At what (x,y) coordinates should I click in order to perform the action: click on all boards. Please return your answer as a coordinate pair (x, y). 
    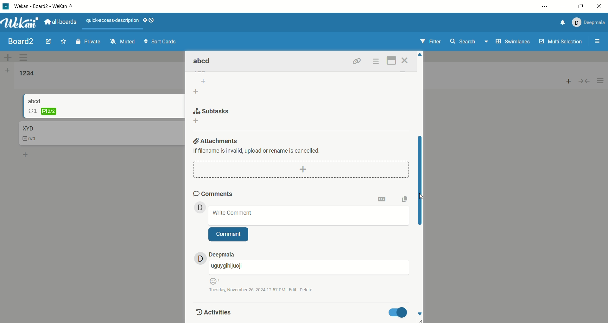
    Looking at the image, I should click on (60, 21).